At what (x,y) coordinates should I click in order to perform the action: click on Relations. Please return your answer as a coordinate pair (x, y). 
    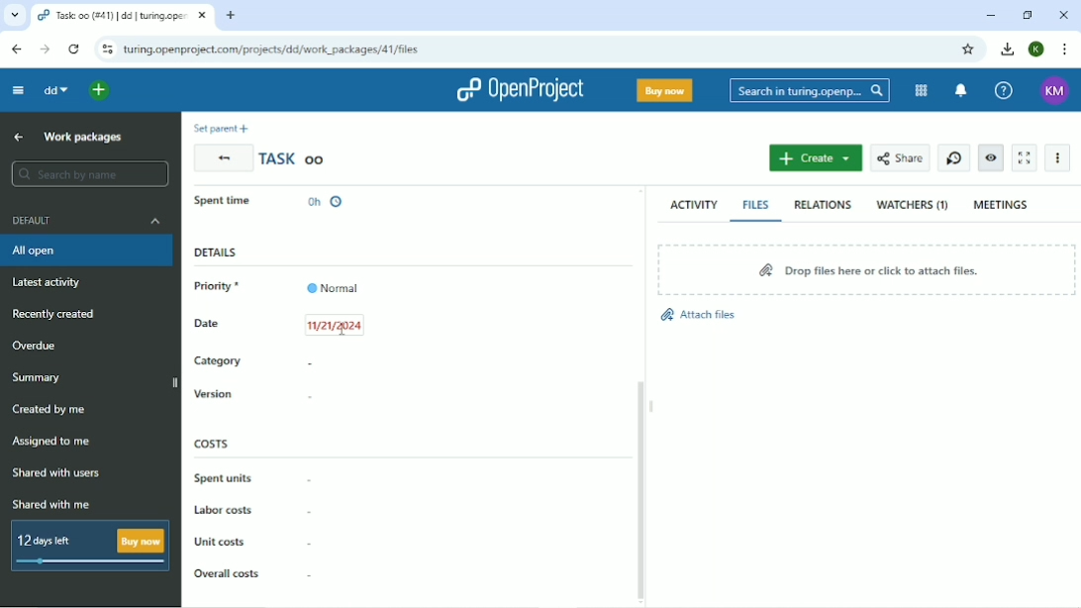
    Looking at the image, I should click on (826, 206).